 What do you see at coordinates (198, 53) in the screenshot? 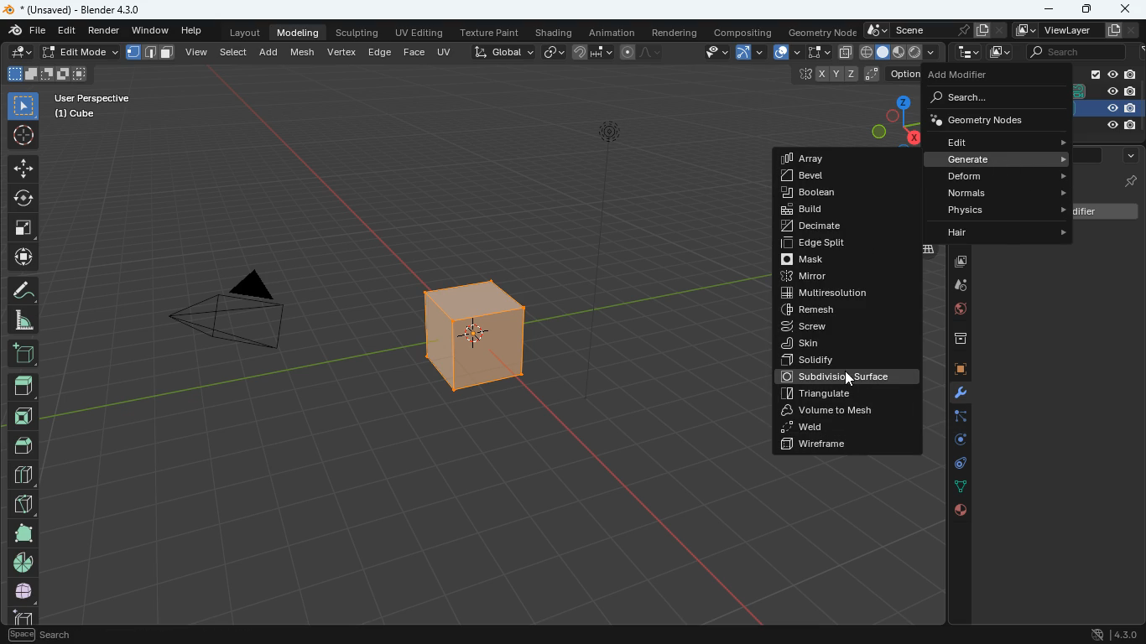
I see `view` at bounding box center [198, 53].